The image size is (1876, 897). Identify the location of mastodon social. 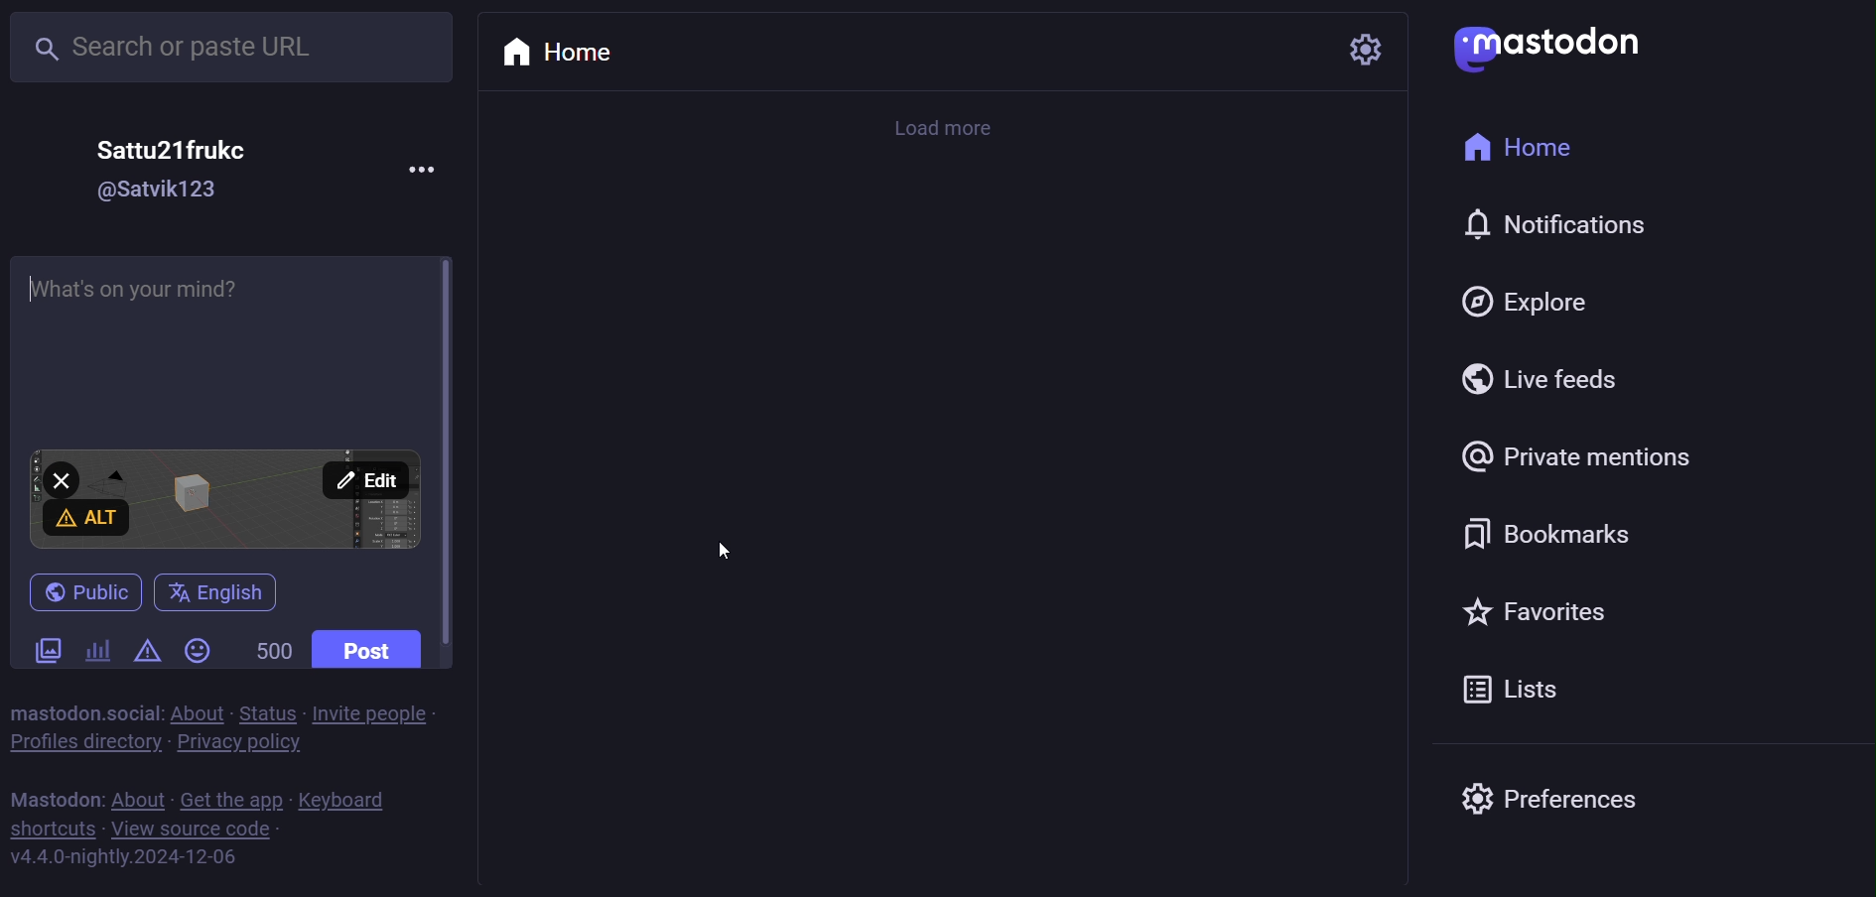
(80, 710).